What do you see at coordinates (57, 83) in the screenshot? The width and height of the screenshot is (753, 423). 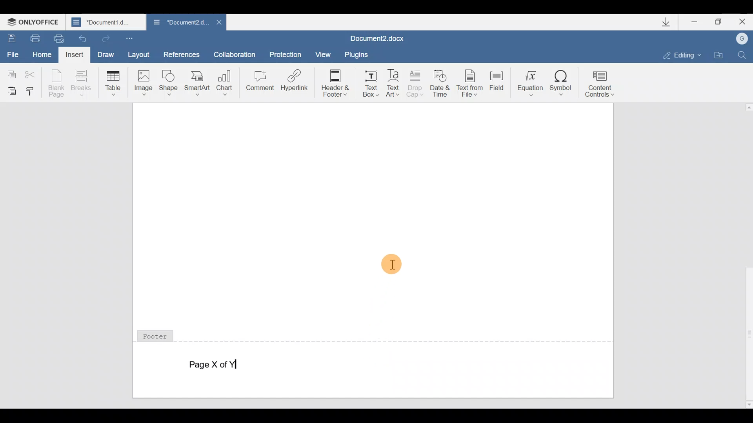 I see `Blank page` at bounding box center [57, 83].